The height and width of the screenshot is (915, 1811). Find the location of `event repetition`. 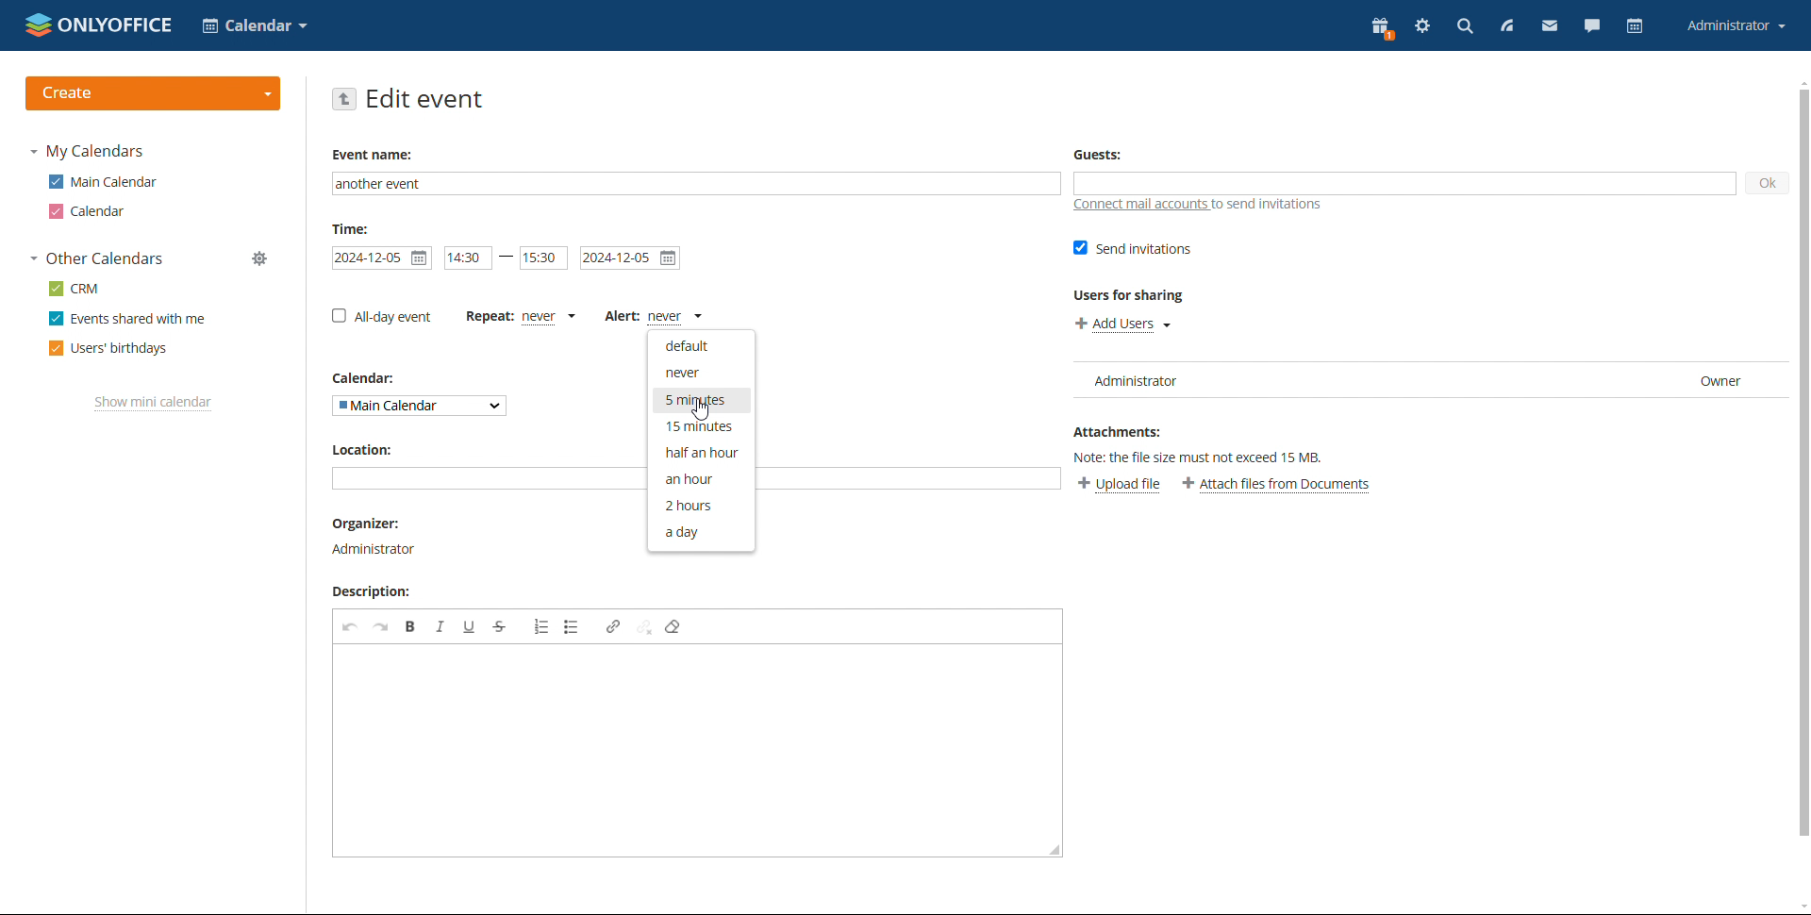

event repetition is located at coordinates (521, 317).